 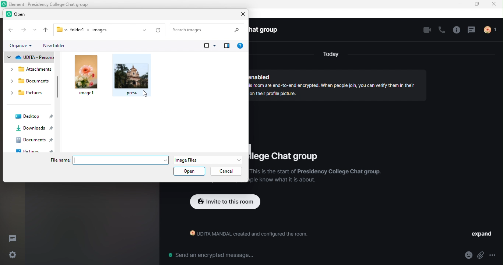 What do you see at coordinates (29, 82) in the screenshot?
I see `documents` at bounding box center [29, 82].